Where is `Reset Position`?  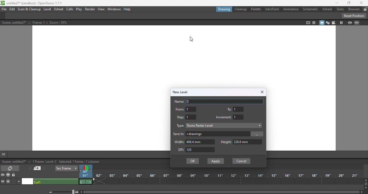
Reset Position is located at coordinates (354, 16).